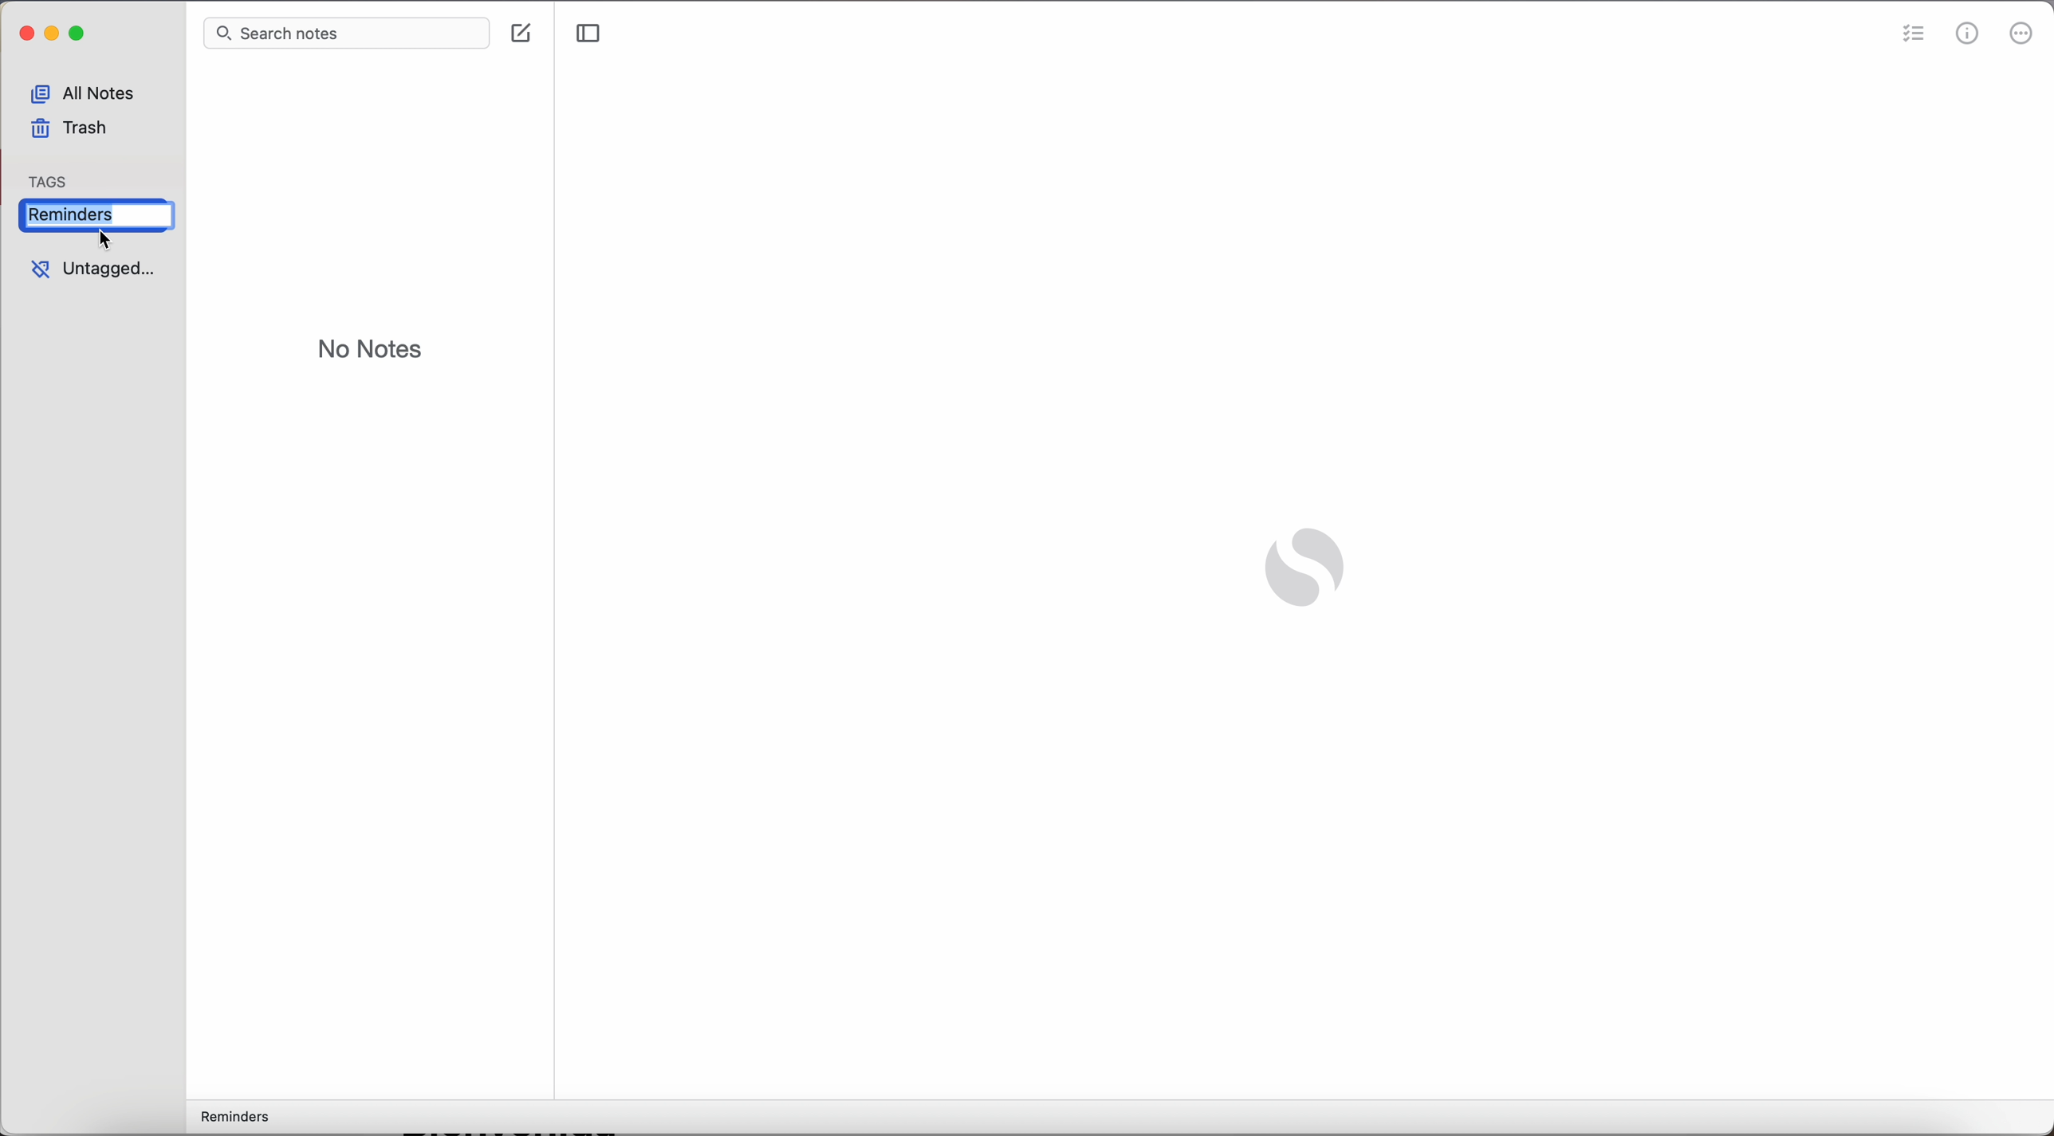  What do you see at coordinates (82, 270) in the screenshot?
I see `untagged` at bounding box center [82, 270].